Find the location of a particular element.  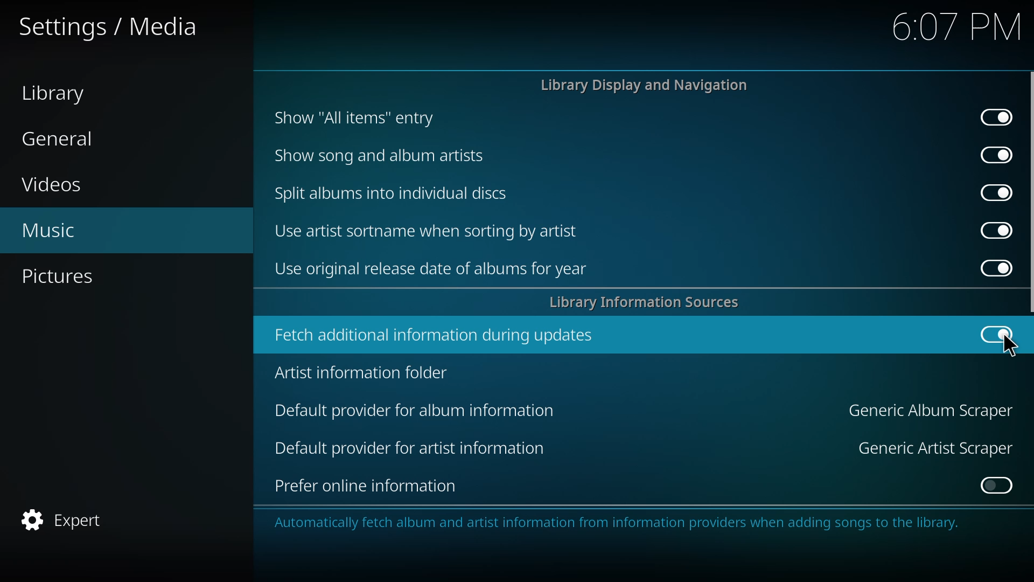

library display and navigation is located at coordinates (644, 85).